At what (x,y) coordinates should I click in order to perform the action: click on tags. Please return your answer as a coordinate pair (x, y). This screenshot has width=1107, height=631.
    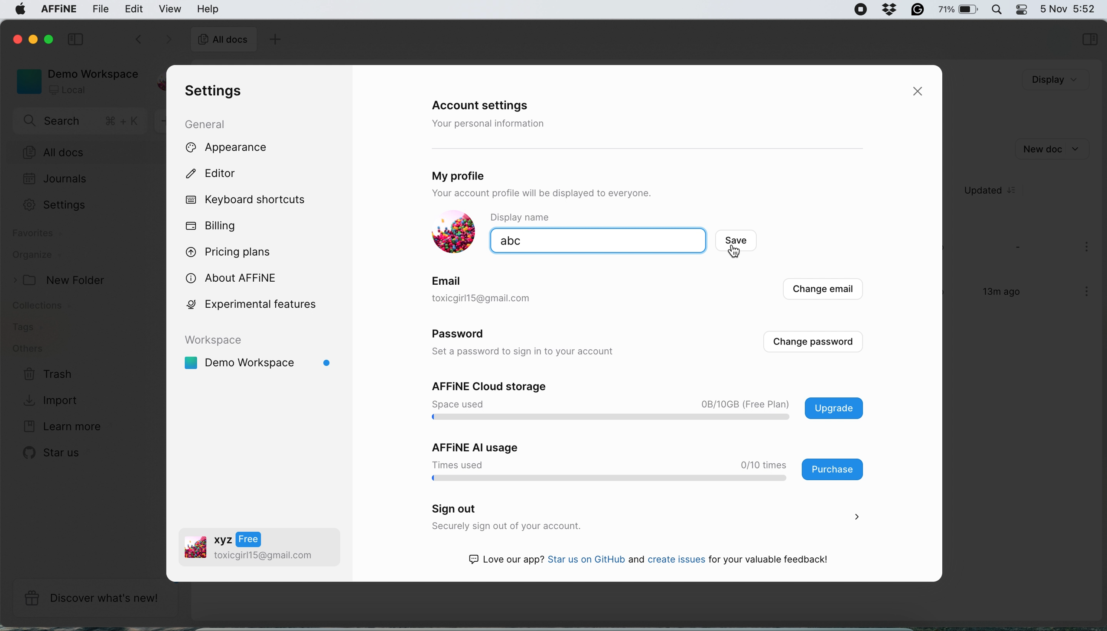
    Looking at the image, I should click on (26, 328).